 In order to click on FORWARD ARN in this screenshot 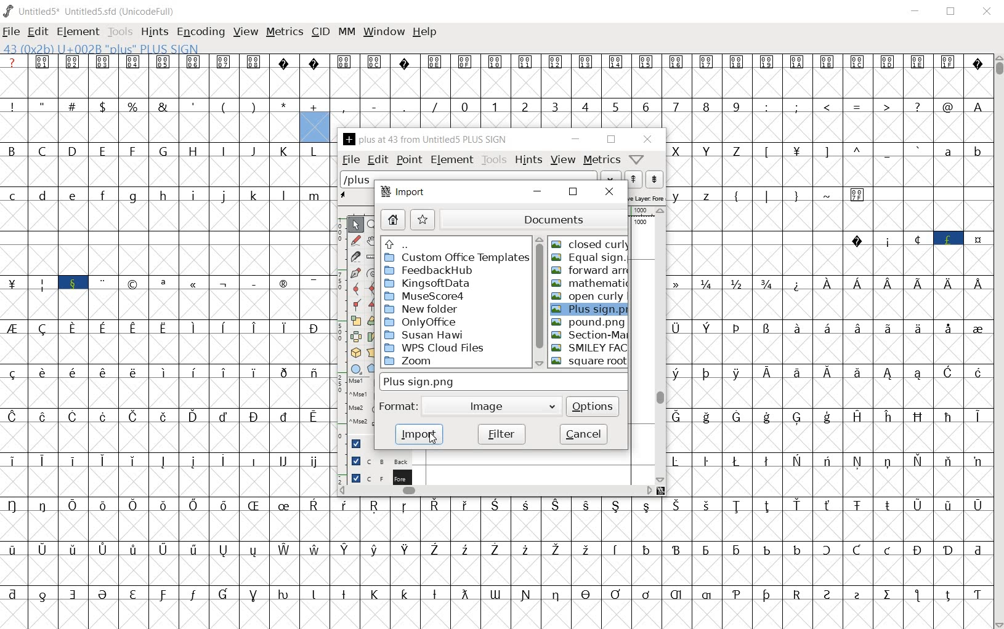, I will do `click(590, 270)`.